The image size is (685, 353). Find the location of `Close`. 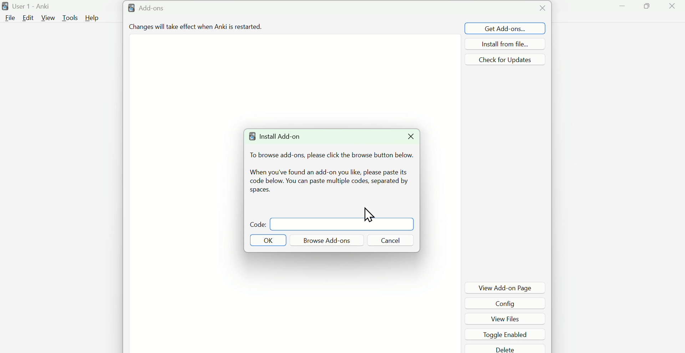

Close is located at coordinates (672, 7).